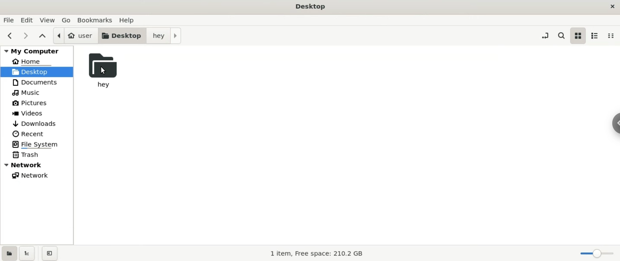  What do you see at coordinates (37, 93) in the screenshot?
I see `music` at bounding box center [37, 93].